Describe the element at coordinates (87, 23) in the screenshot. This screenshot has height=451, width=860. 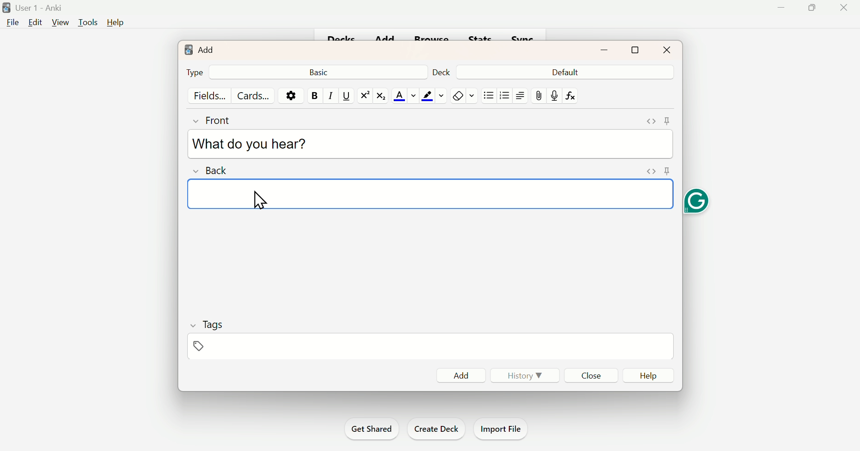
I see `Tools` at that location.